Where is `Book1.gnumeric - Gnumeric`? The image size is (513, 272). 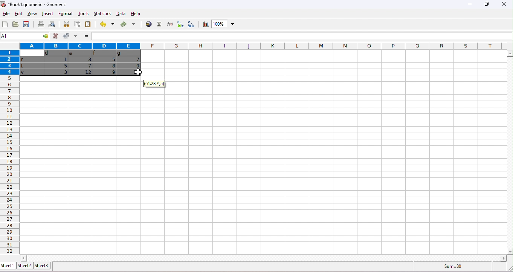 Book1.gnumeric - Gnumeric is located at coordinates (35, 4).